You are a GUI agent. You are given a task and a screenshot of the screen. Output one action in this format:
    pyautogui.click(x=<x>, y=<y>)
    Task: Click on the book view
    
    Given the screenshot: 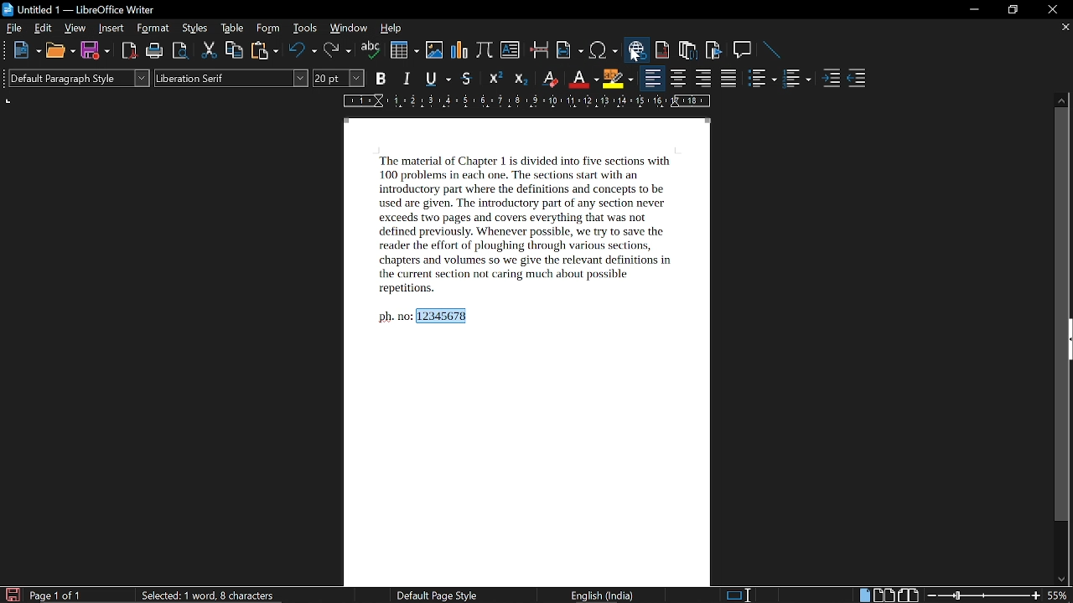 What is the action you would take?
    pyautogui.click(x=910, y=595)
    